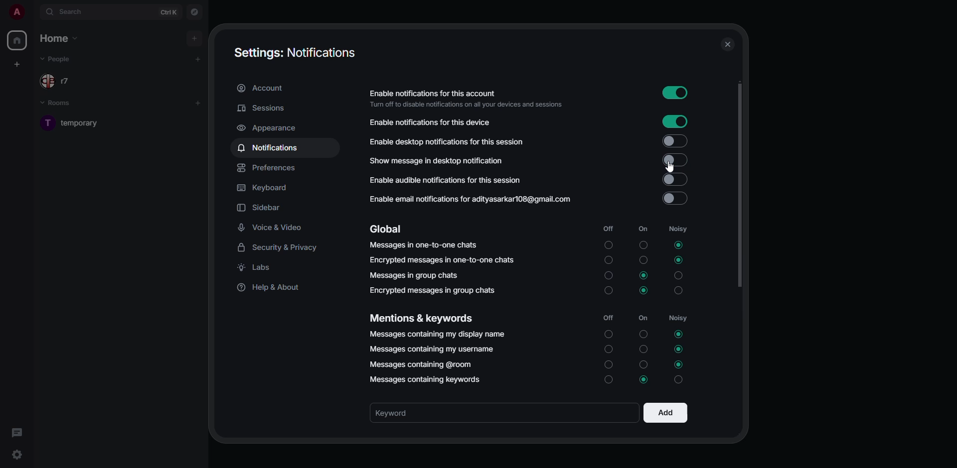 The image size is (957, 468). I want to click on appearance, so click(268, 128).